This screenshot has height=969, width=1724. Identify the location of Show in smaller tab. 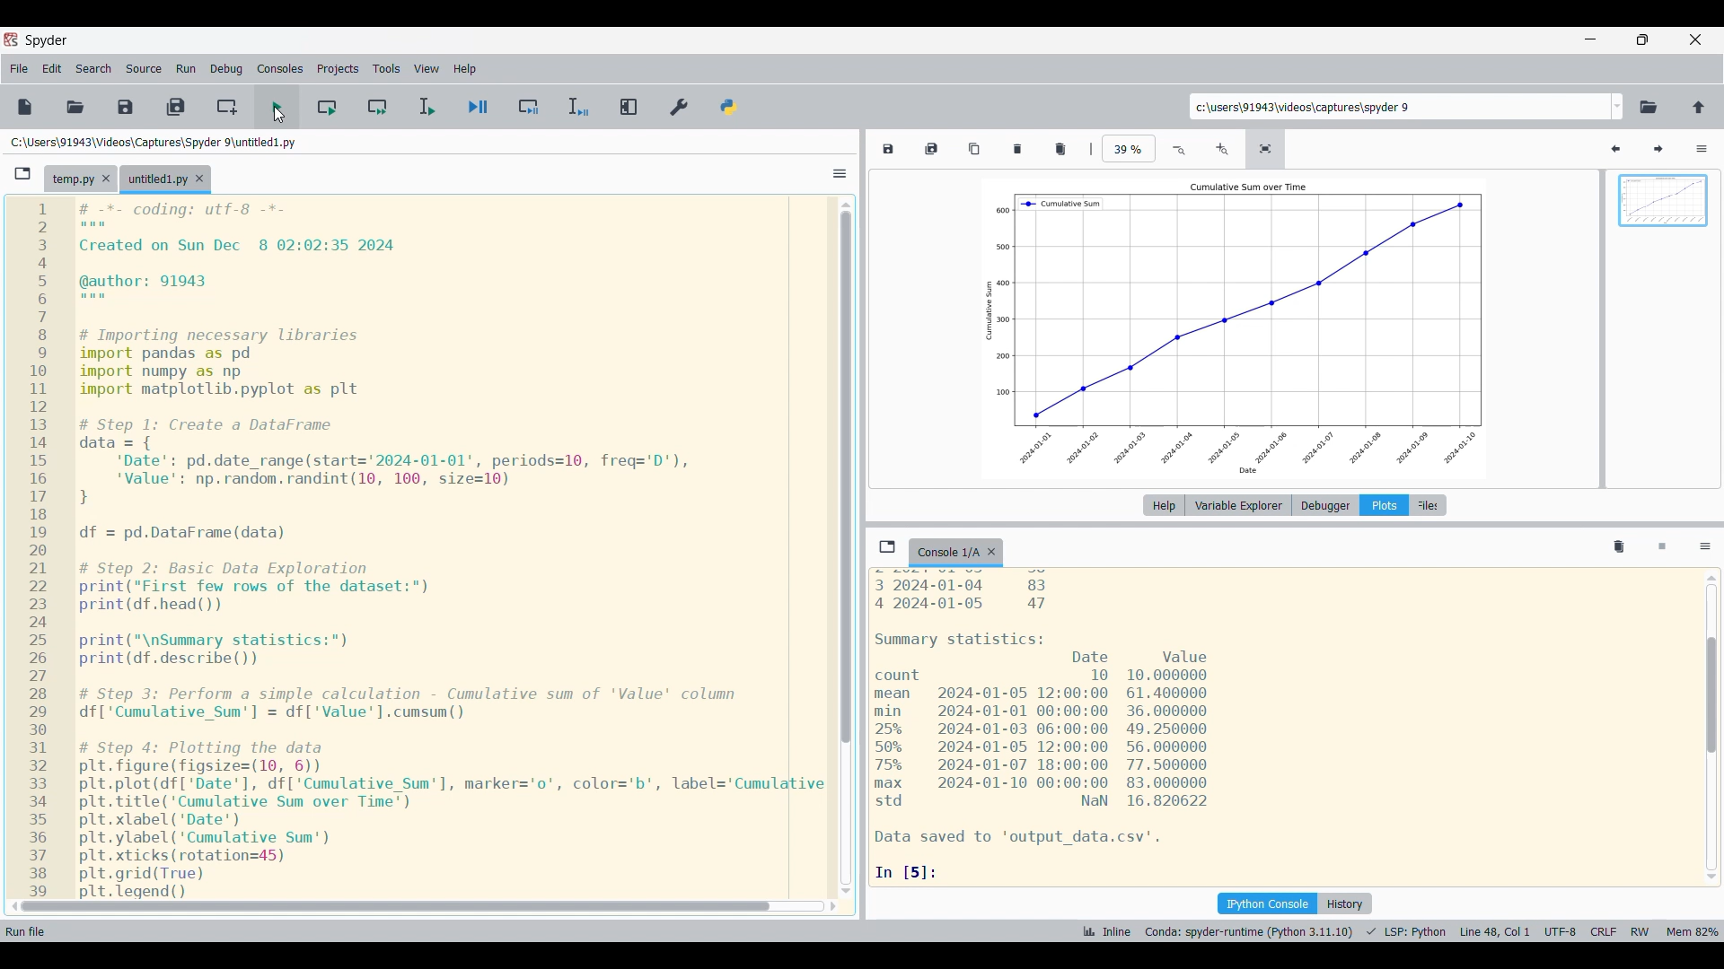
(1643, 40).